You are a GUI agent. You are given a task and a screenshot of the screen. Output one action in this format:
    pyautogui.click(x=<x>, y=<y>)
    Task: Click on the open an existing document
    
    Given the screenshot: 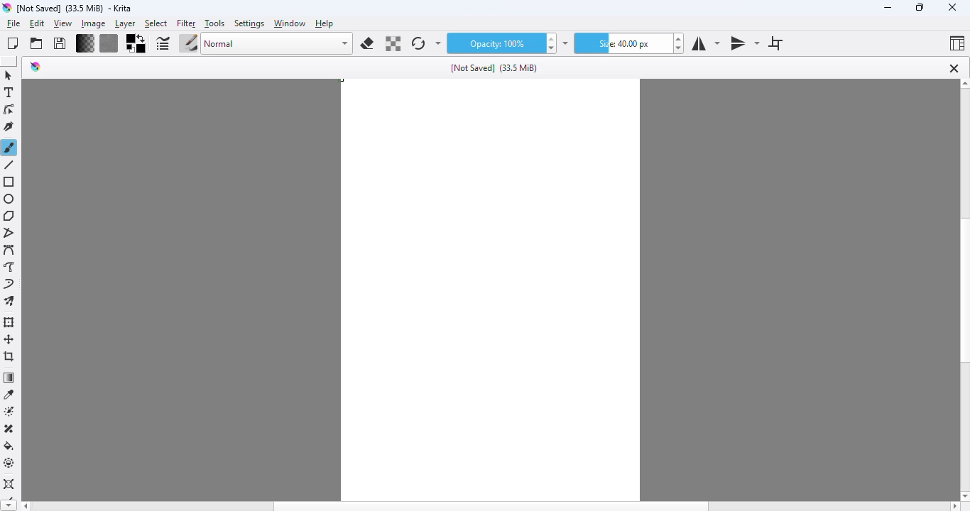 What is the action you would take?
    pyautogui.click(x=38, y=44)
    